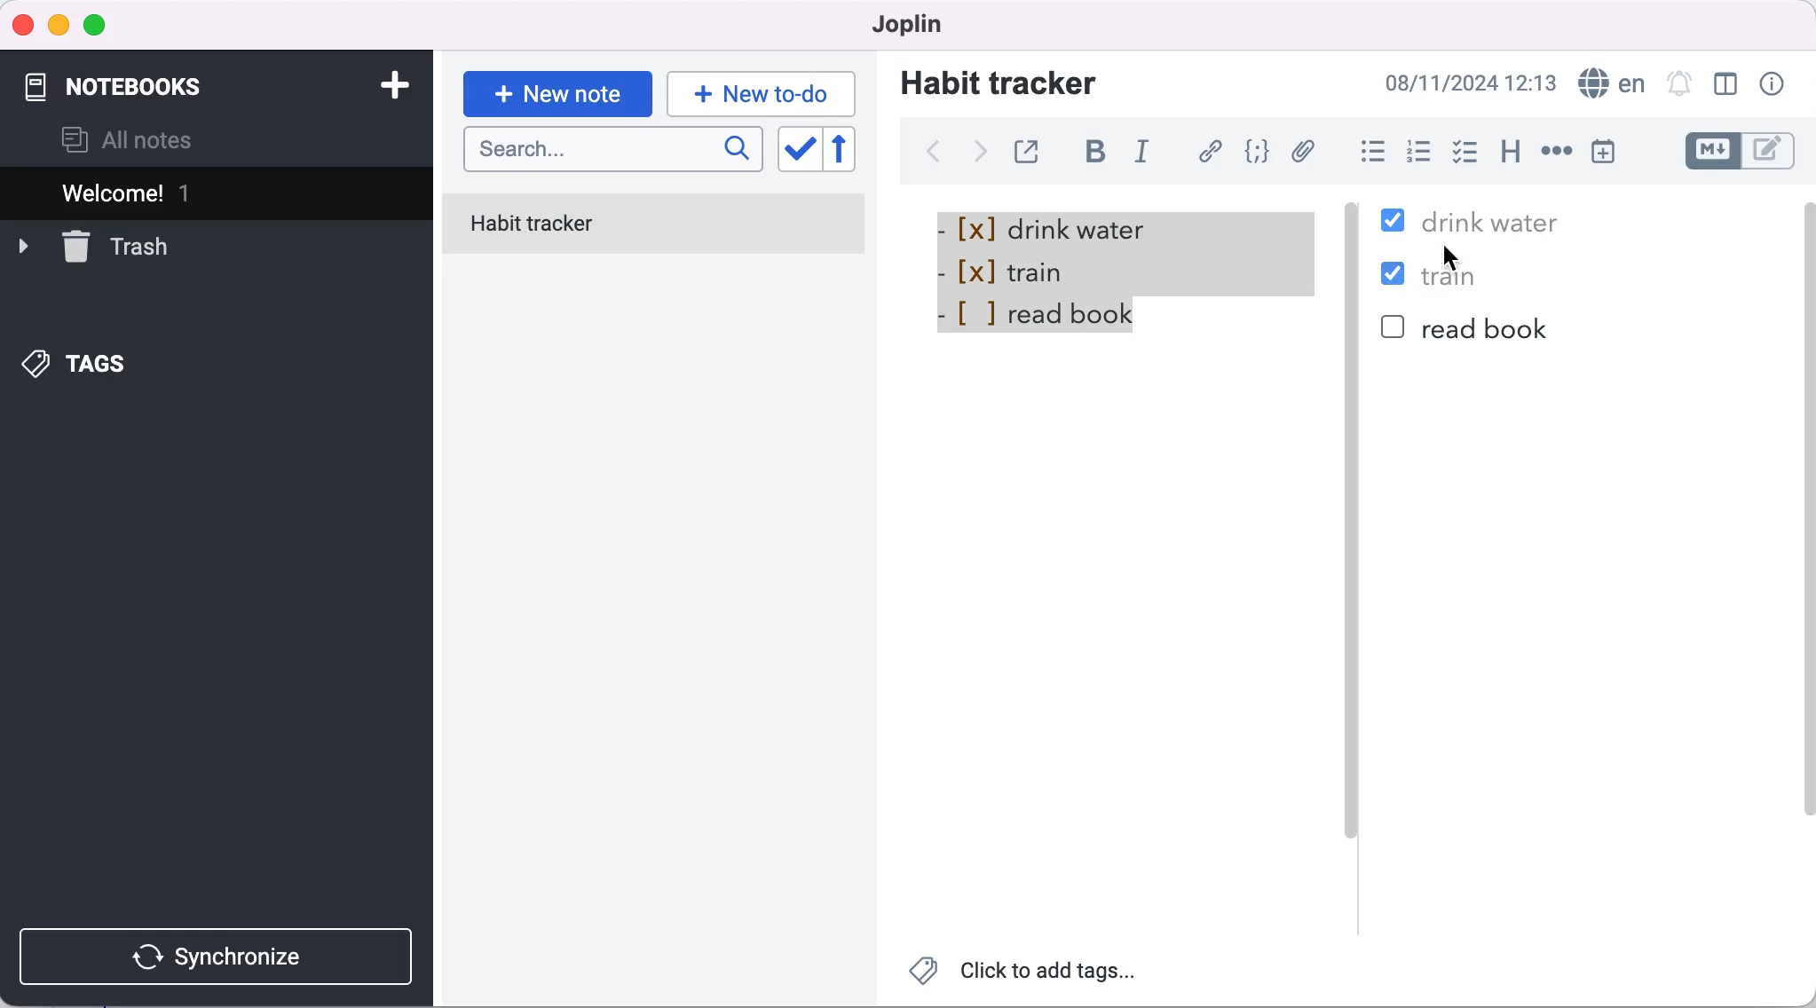 This screenshot has width=1816, height=1008. What do you see at coordinates (900, 23) in the screenshot?
I see `joplin` at bounding box center [900, 23].